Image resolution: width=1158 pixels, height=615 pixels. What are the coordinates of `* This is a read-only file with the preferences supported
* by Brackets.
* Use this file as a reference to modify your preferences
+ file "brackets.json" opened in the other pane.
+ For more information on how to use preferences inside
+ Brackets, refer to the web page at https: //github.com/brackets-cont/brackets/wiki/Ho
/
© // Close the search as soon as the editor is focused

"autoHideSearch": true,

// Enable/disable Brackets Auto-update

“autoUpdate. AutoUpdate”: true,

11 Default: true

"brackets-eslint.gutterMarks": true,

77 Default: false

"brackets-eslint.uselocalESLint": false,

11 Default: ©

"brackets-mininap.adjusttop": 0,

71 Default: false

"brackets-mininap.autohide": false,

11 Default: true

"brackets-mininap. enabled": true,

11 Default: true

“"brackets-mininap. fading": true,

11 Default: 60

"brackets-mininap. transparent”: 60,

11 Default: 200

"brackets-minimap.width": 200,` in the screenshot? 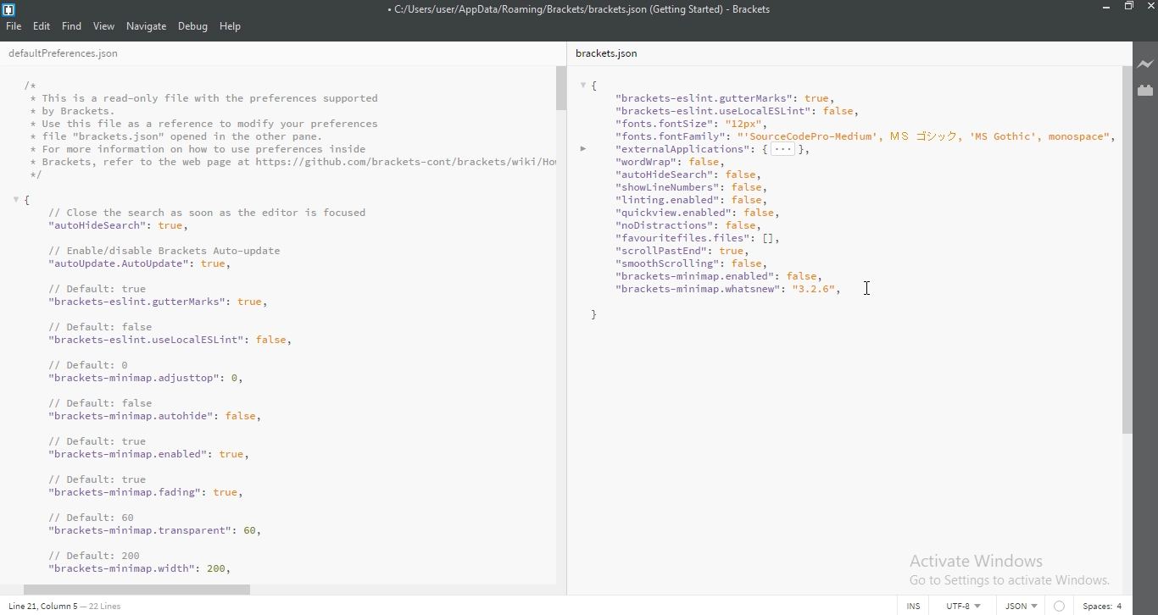 It's located at (287, 322).